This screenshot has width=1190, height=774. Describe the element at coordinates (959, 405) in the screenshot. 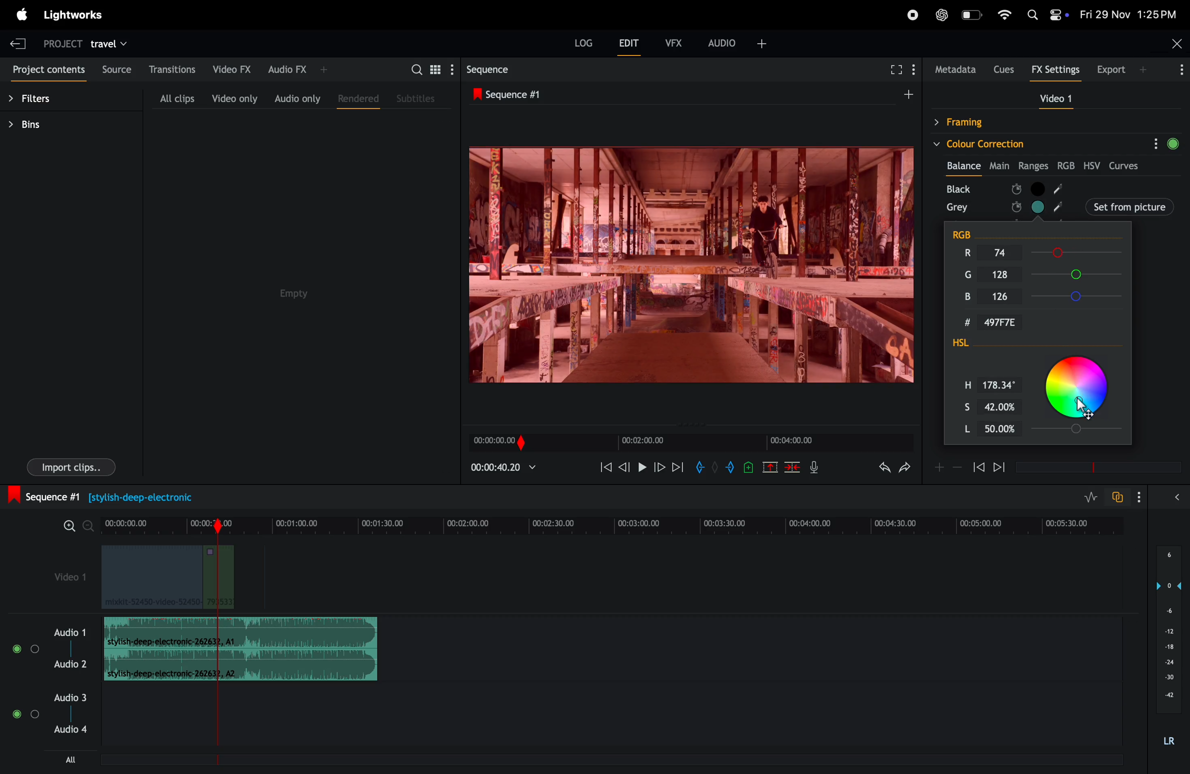

I see `S` at that location.